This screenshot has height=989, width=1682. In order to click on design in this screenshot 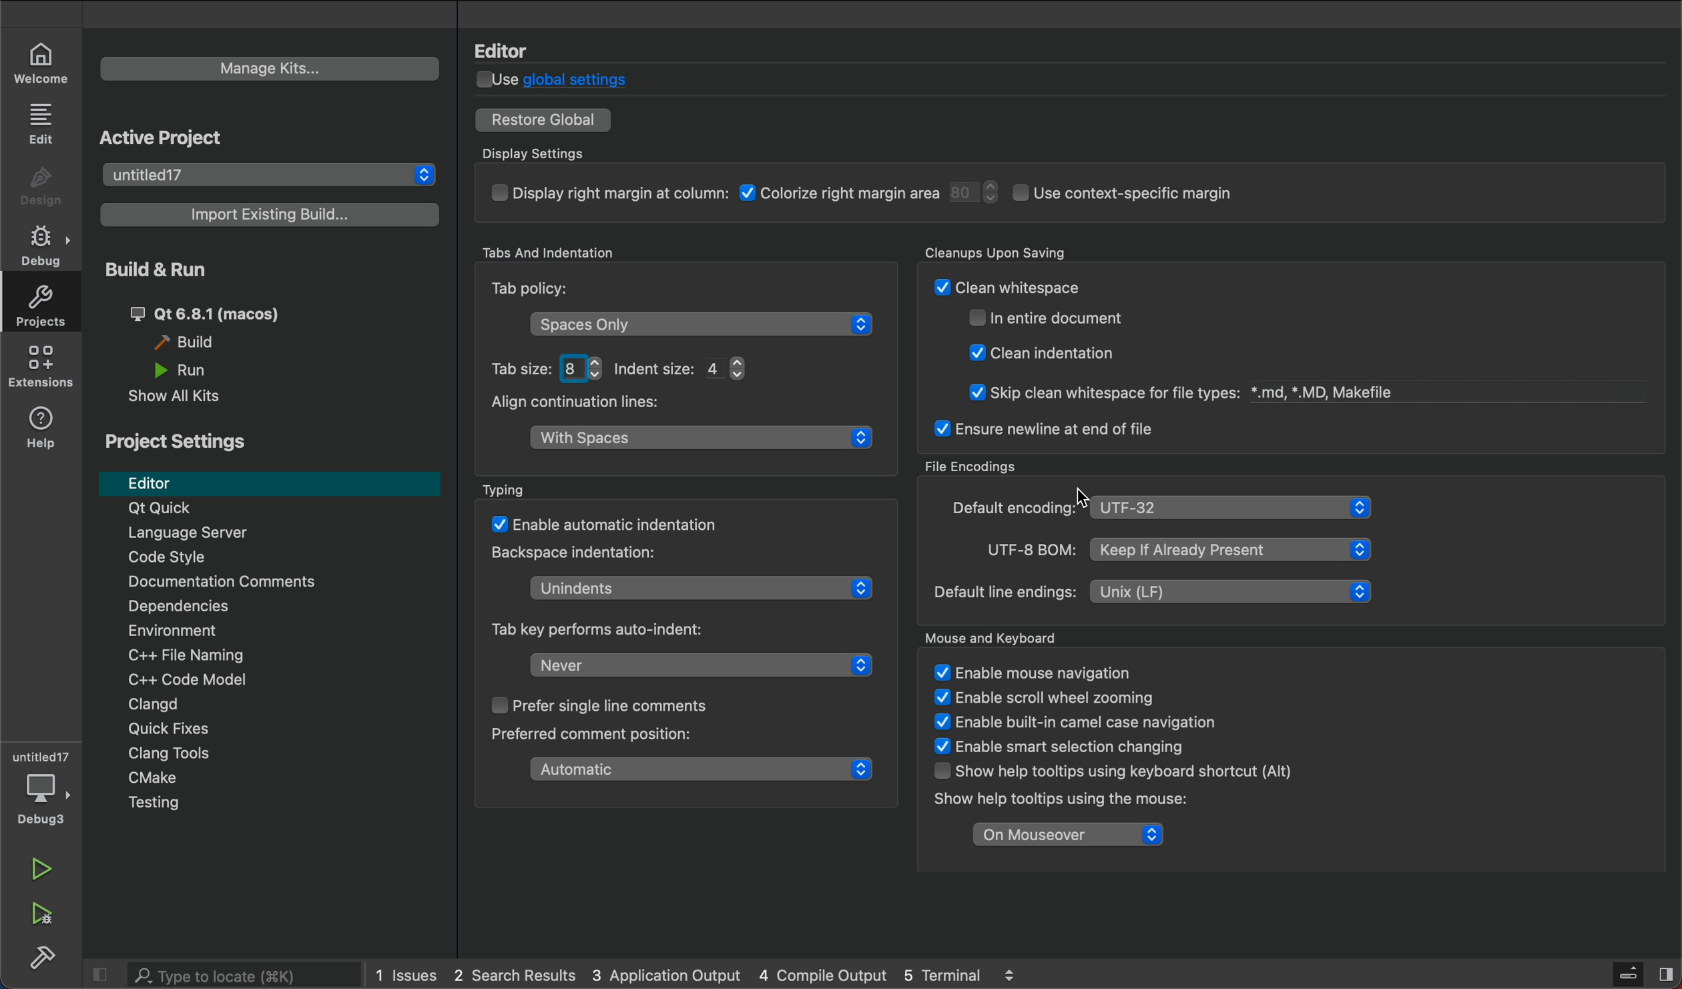, I will do `click(40, 188)`.